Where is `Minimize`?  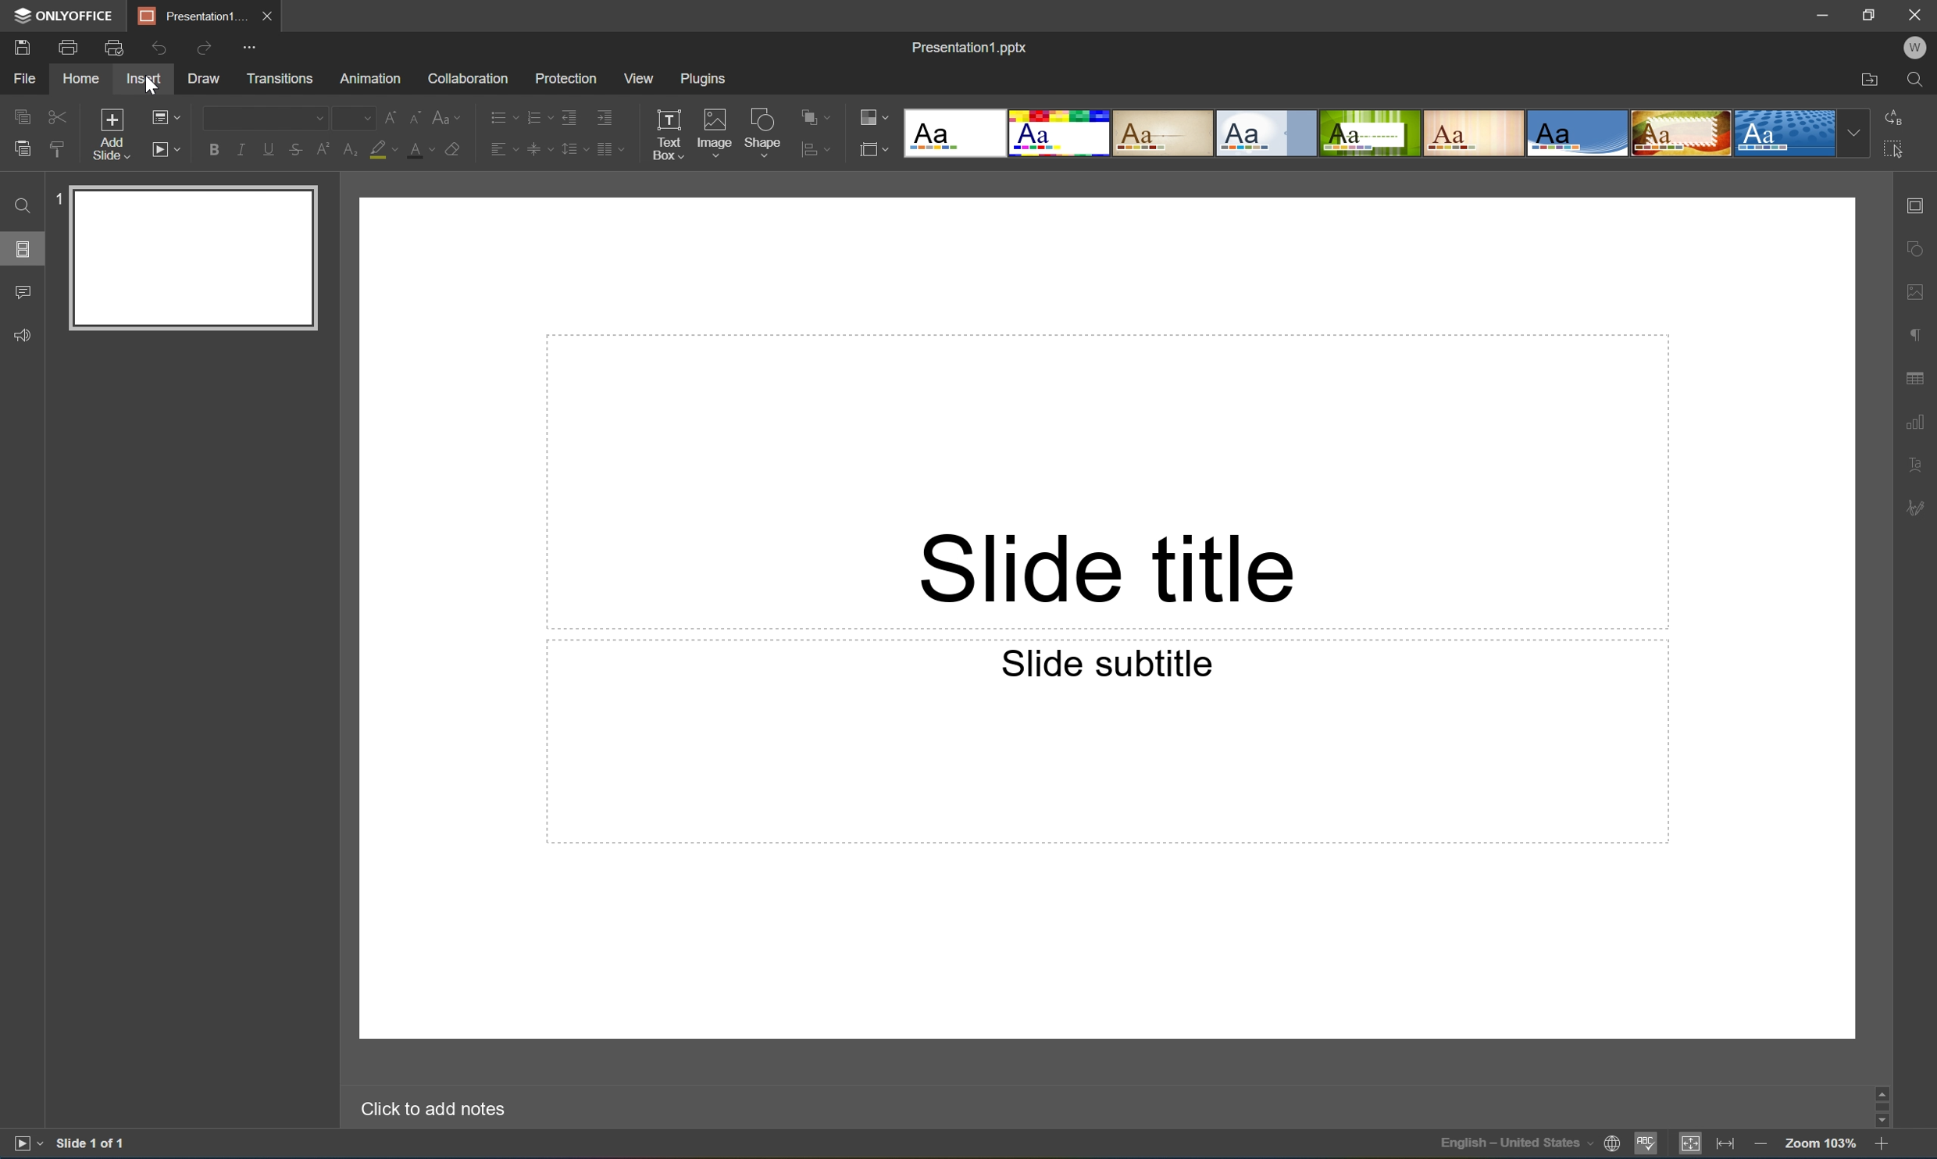 Minimize is located at coordinates (1823, 12).